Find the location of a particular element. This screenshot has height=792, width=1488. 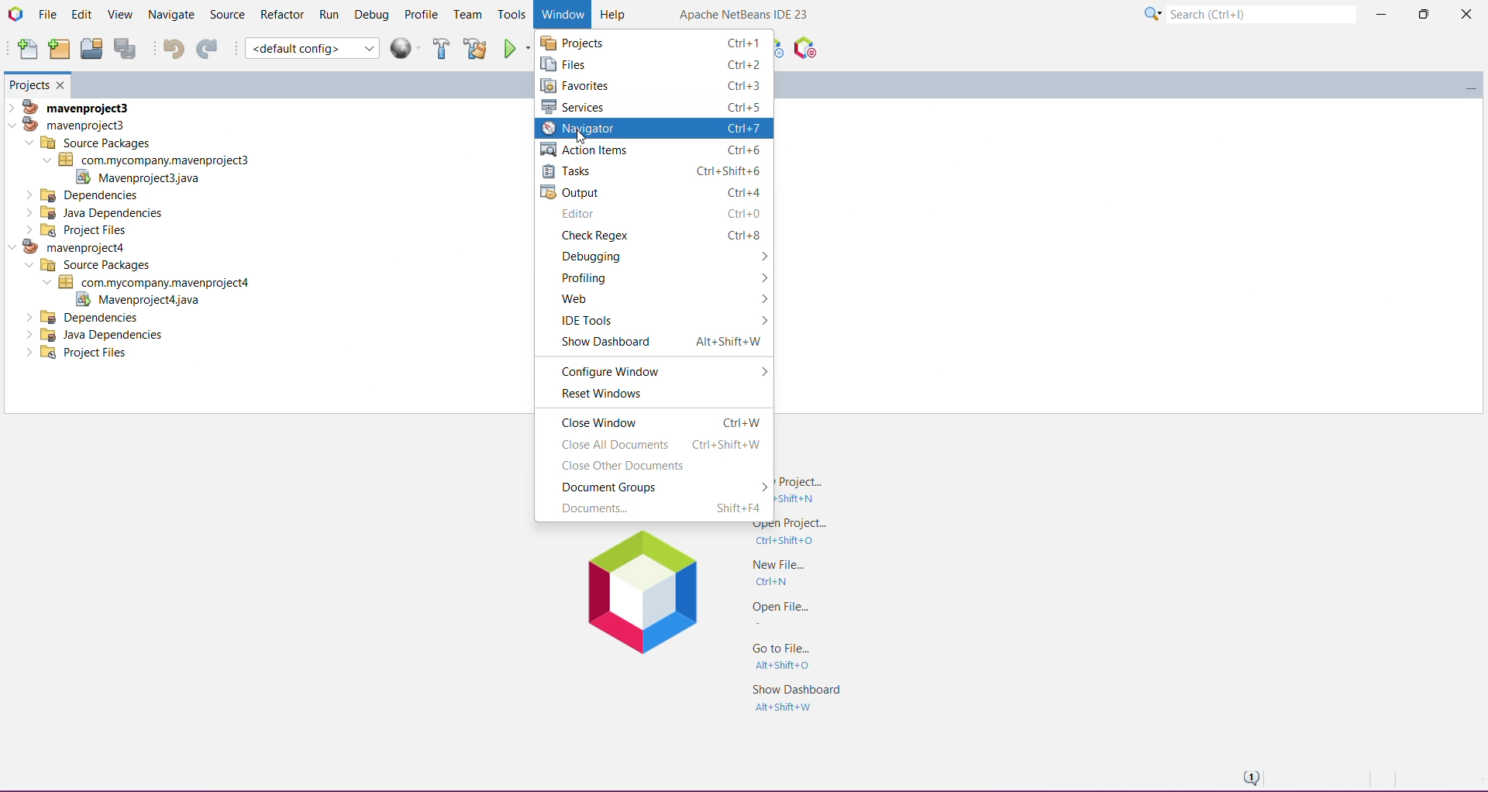

Close Windows is located at coordinates (654, 420).